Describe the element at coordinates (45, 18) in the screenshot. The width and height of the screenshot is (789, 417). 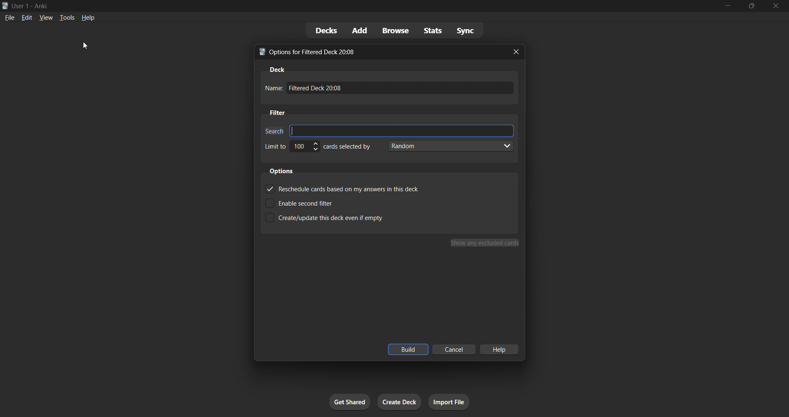
I see `view` at that location.